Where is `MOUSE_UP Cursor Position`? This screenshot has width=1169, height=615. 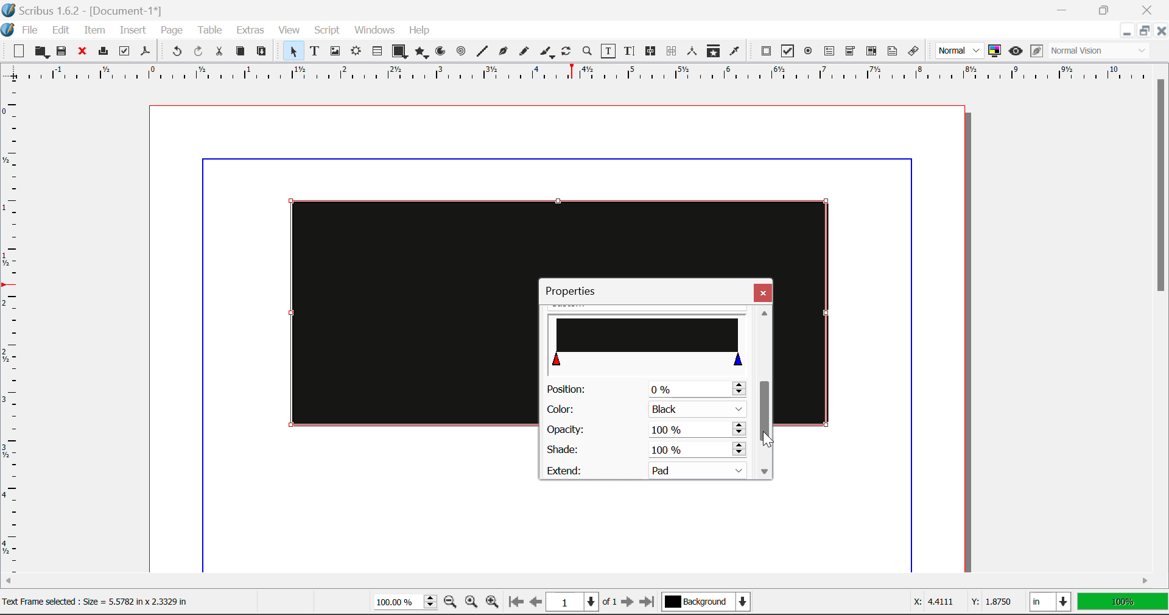 MOUSE_UP Cursor Position is located at coordinates (767, 441).